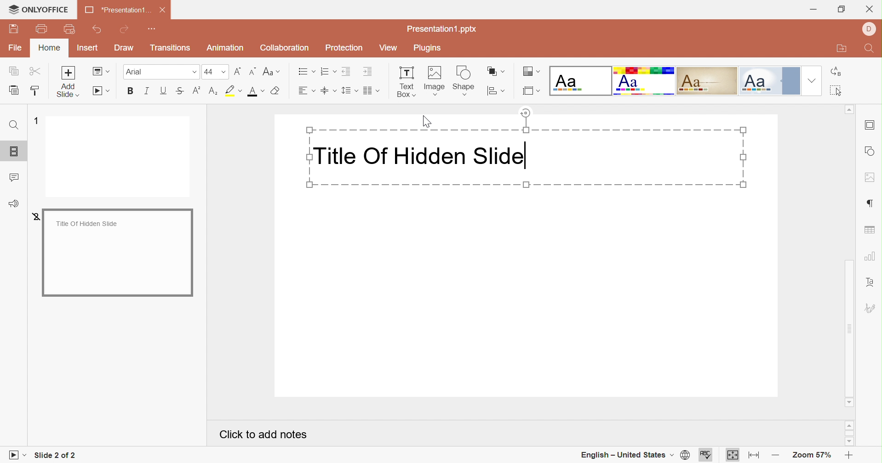 The image size is (882, 463). What do you see at coordinates (196, 90) in the screenshot?
I see `Superscript` at bounding box center [196, 90].